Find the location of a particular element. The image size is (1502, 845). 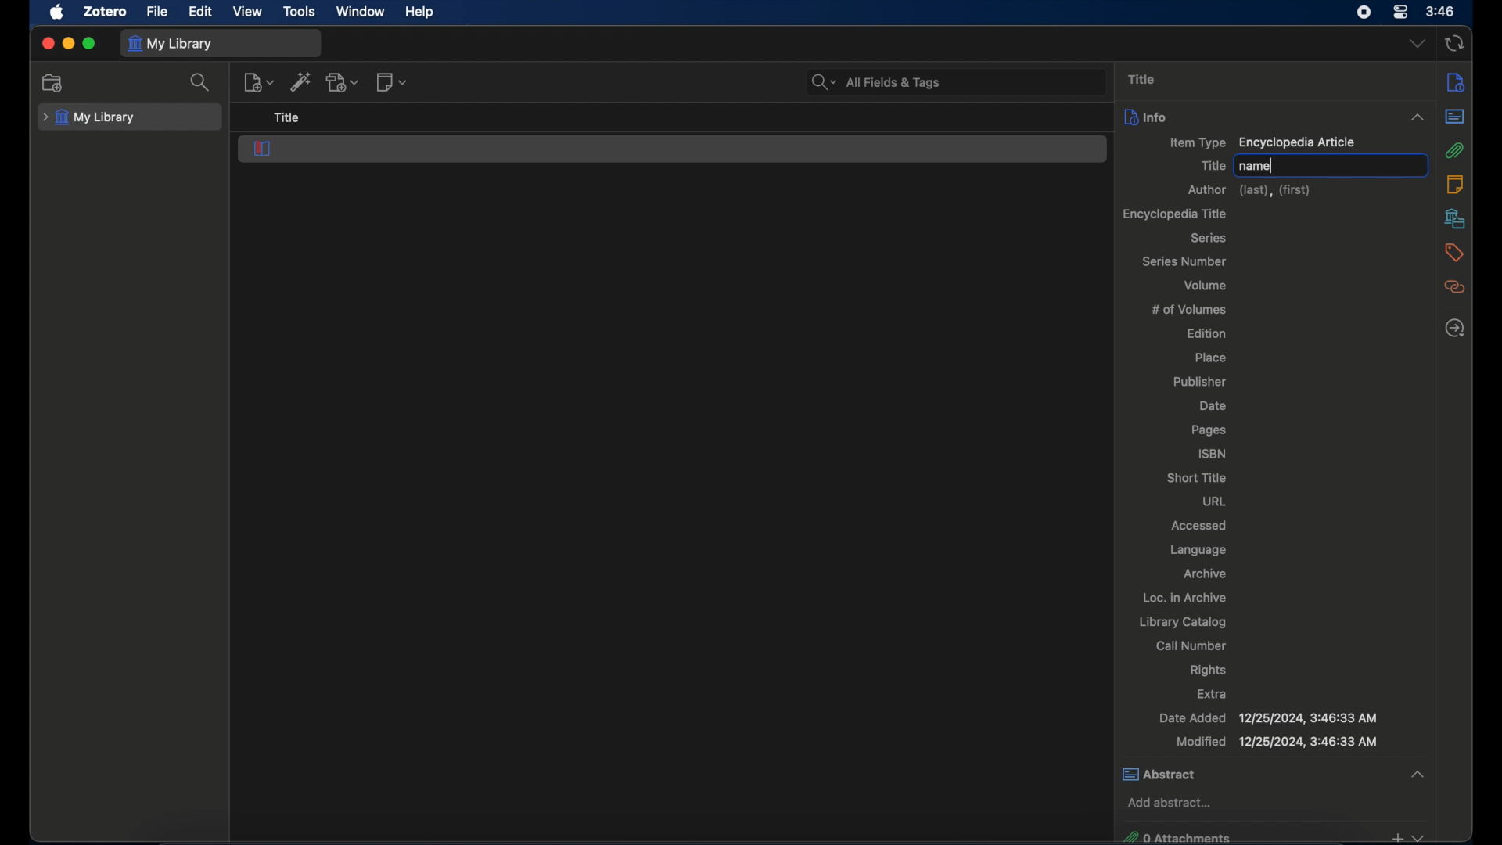

url is located at coordinates (1216, 501).